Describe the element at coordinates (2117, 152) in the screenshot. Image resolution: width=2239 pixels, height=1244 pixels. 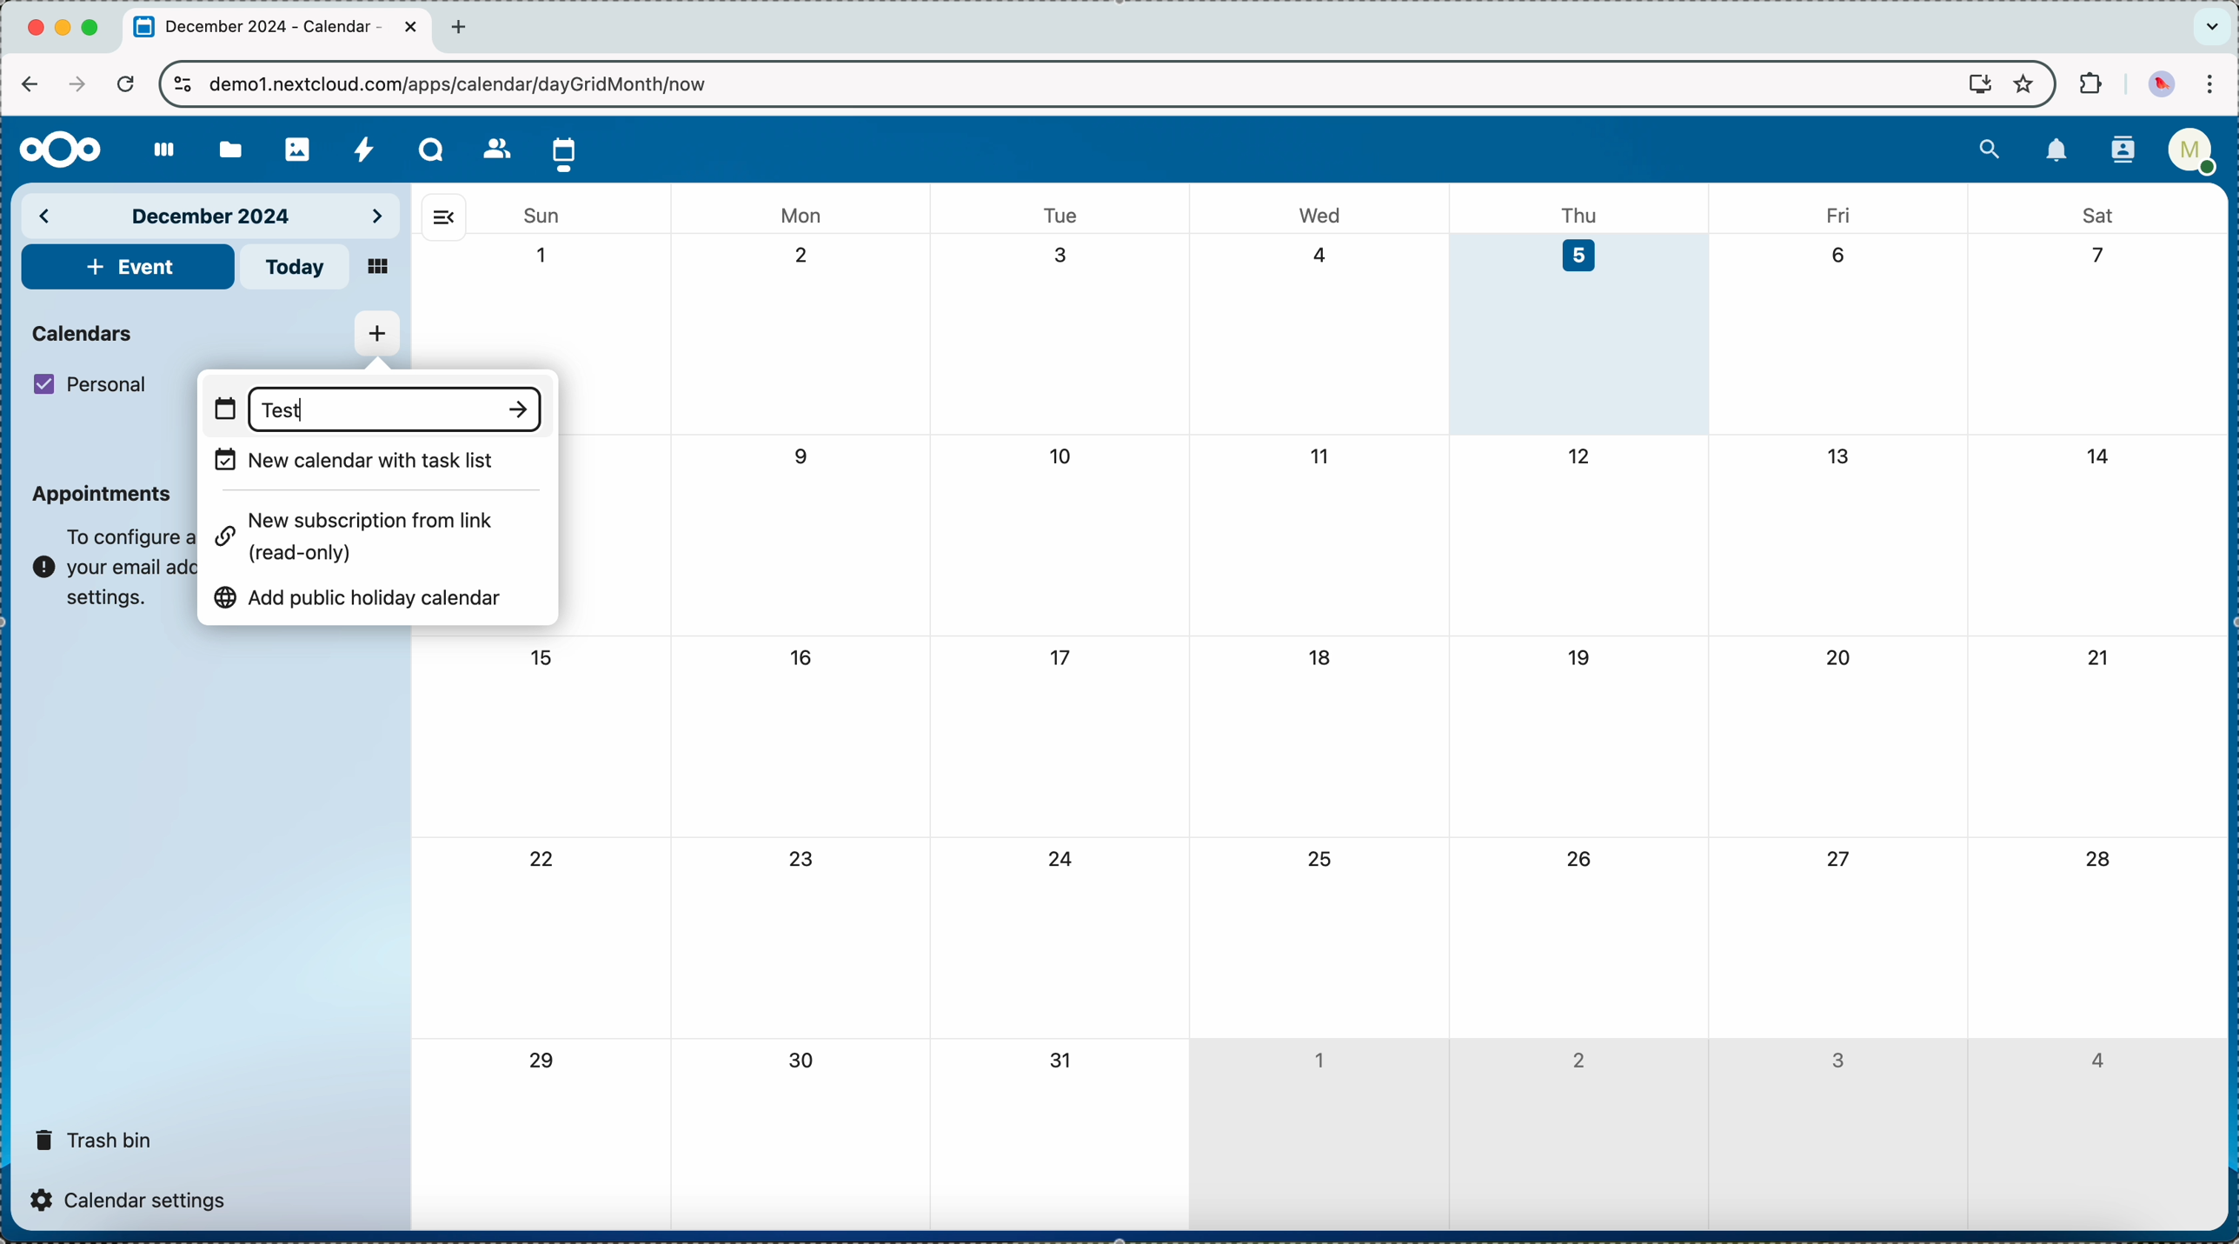
I see `contacts` at that location.